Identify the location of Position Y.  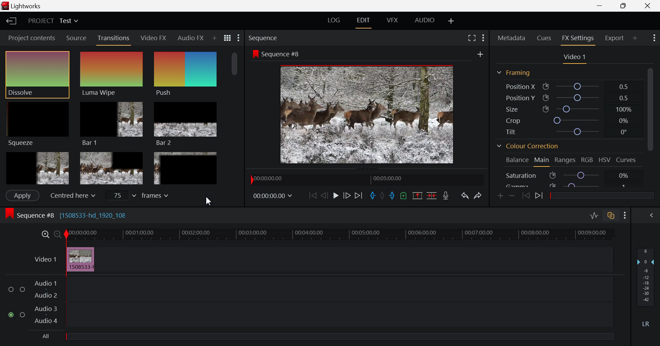
(566, 97).